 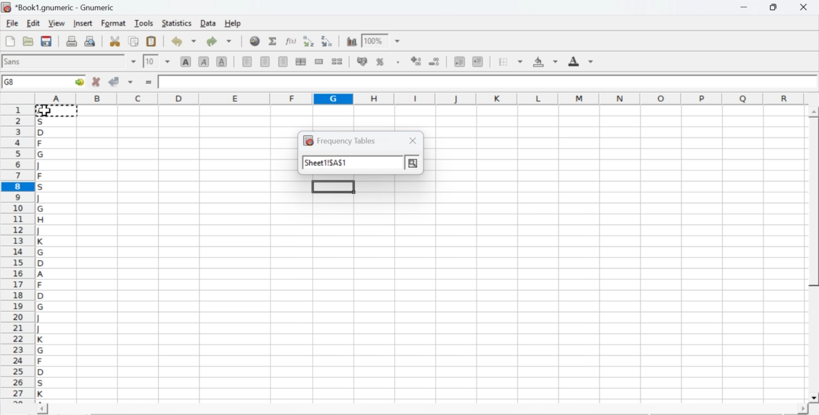 What do you see at coordinates (814, 255) in the screenshot?
I see `scroll bar` at bounding box center [814, 255].